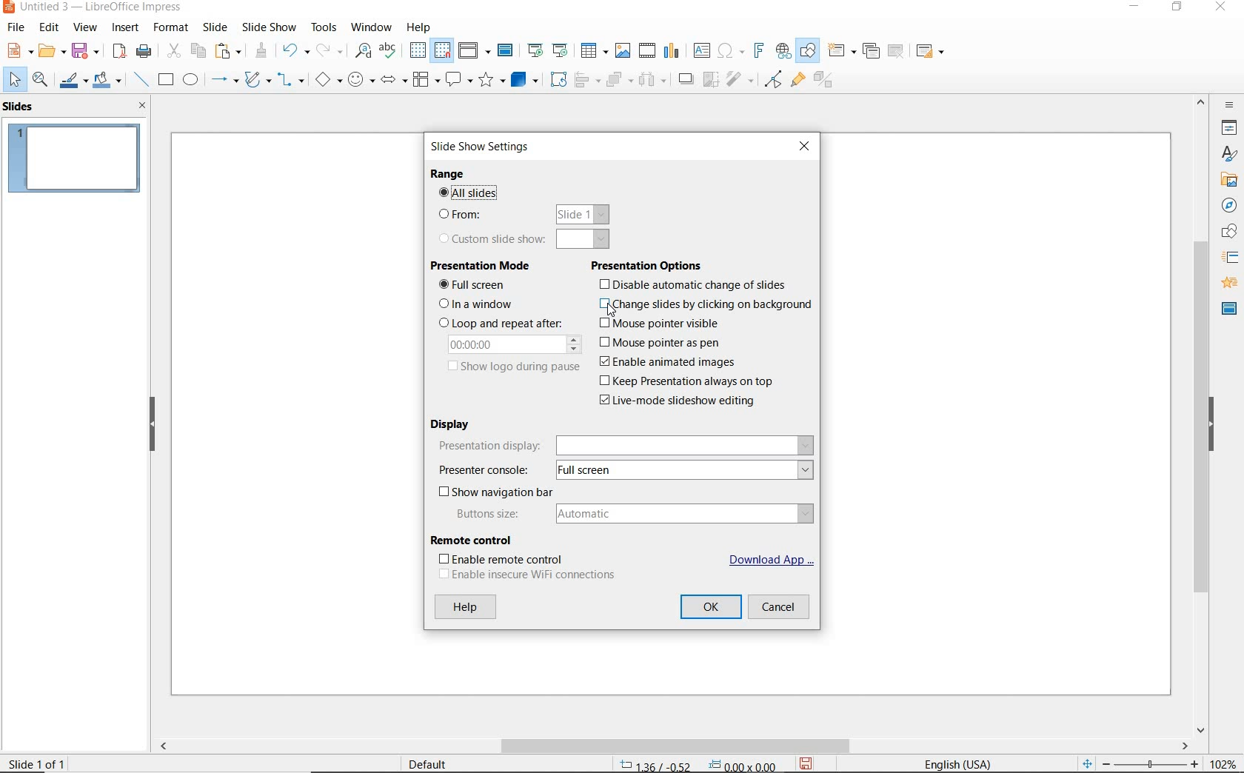 The image size is (1244, 773). What do you see at coordinates (664, 343) in the screenshot?
I see `mouse pointer as pen` at bounding box center [664, 343].